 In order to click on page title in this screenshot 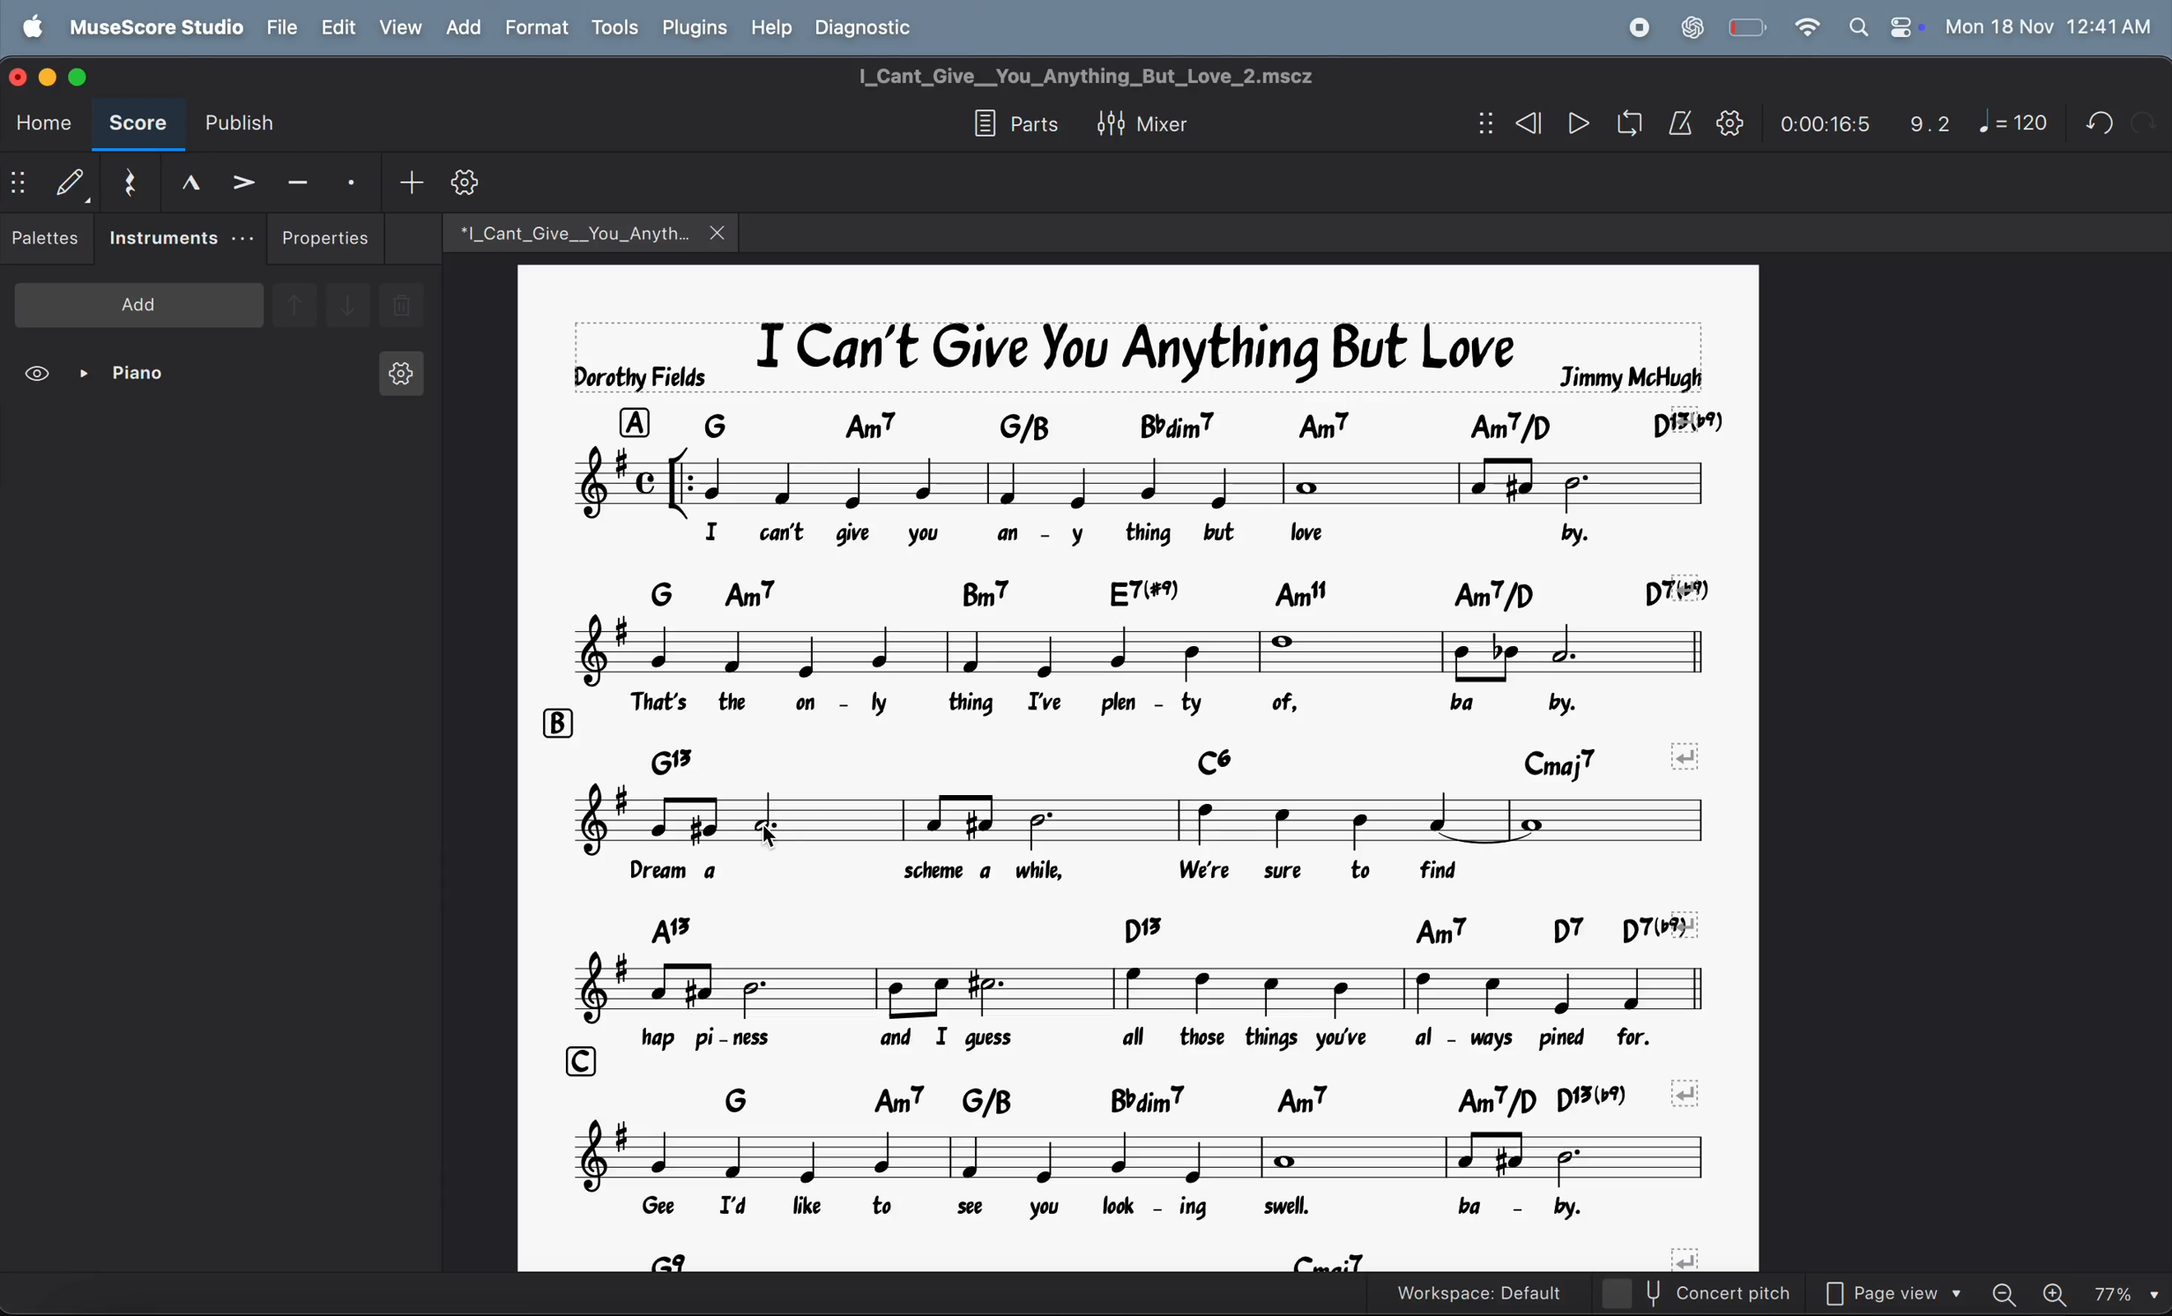, I will do `click(1081, 73)`.